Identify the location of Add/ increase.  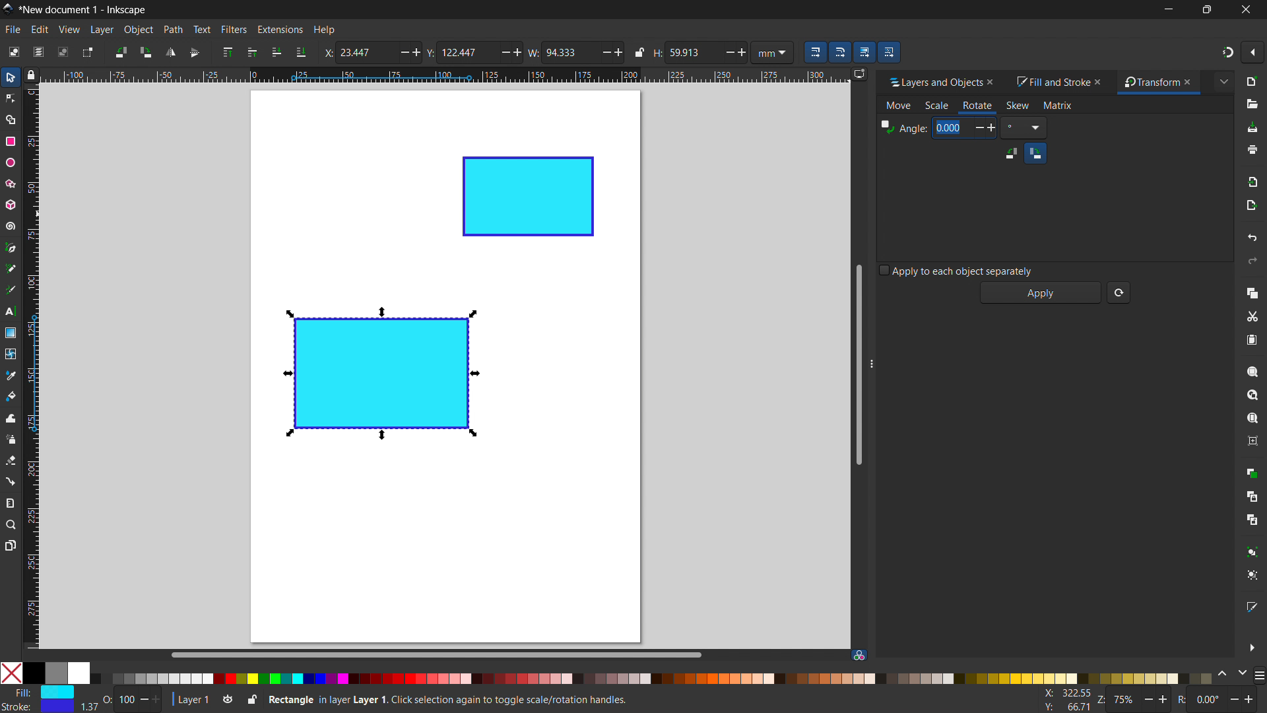
(519, 52).